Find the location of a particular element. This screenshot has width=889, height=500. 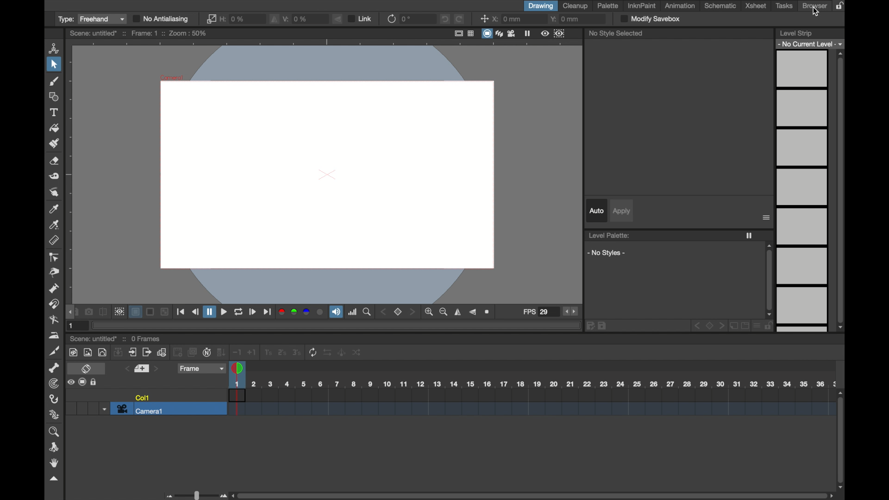

zoom is located at coordinates (488, 312).